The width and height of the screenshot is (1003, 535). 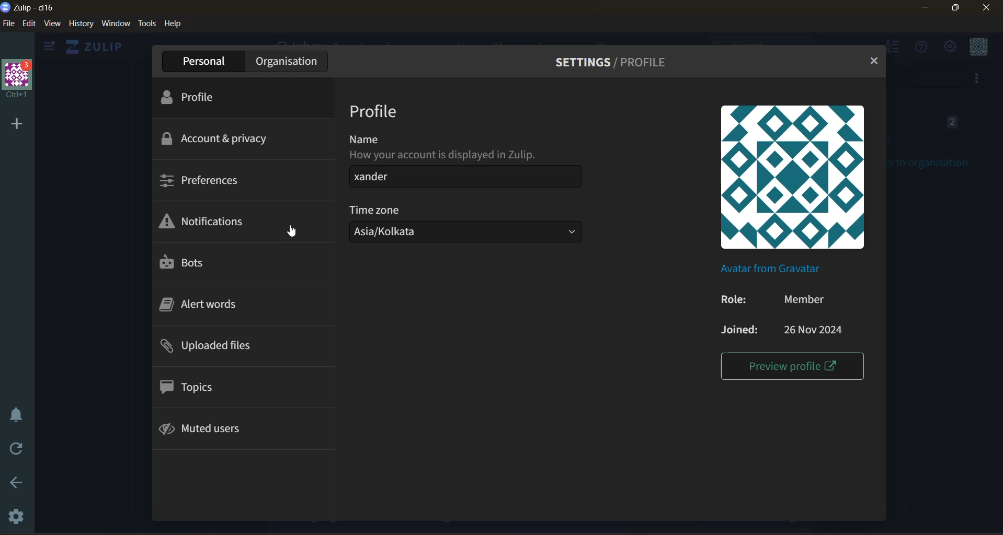 What do you see at coordinates (463, 177) in the screenshot?
I see `name` at bounding box center [463, 177].